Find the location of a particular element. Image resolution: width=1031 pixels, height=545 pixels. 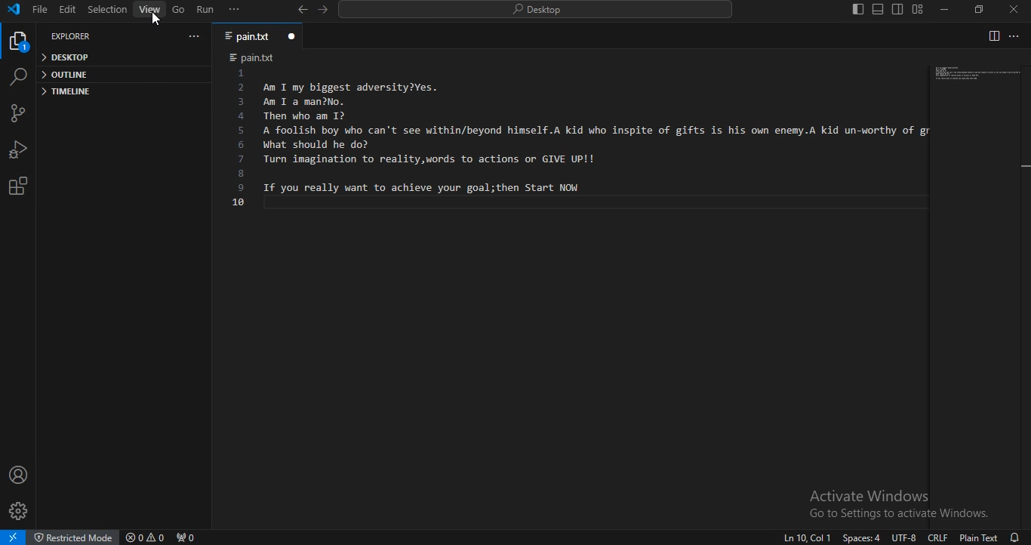

pain.txt is located at coordinates (257, 36).